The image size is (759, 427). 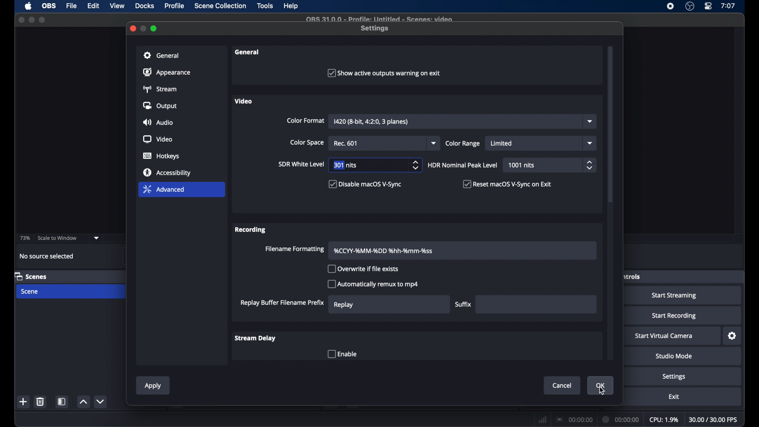 I want to click on replay, so click(x=343, y=305).